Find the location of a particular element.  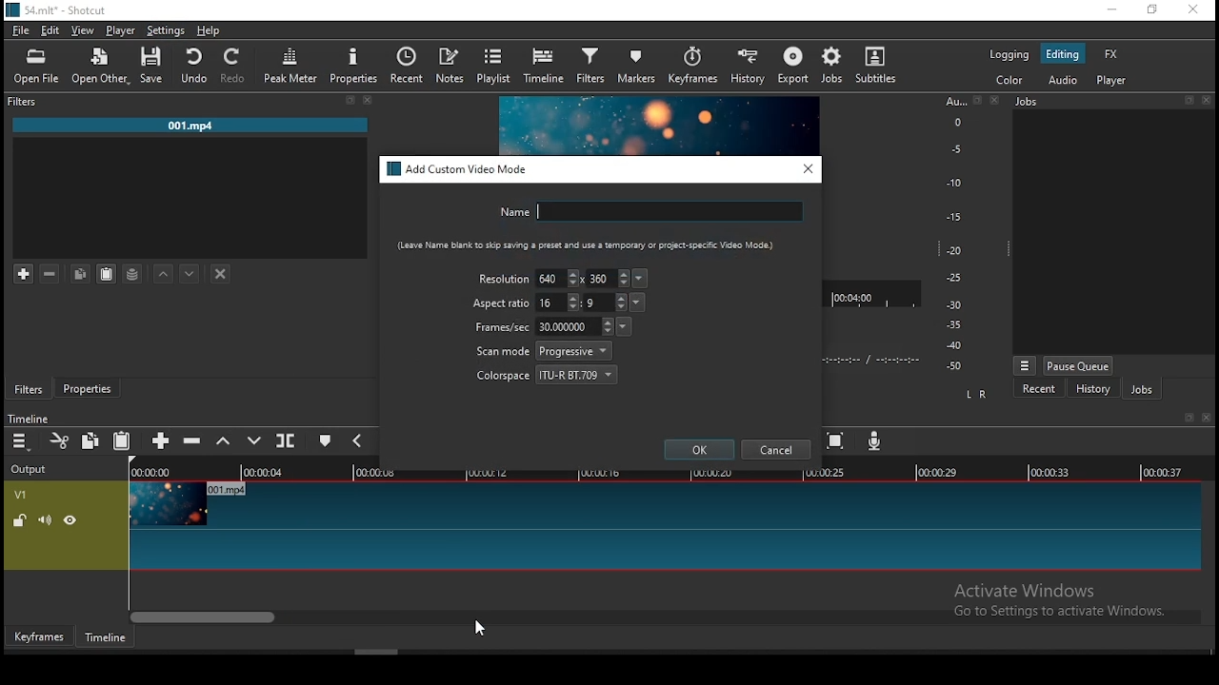

notes is located at coordinates (450, 66).